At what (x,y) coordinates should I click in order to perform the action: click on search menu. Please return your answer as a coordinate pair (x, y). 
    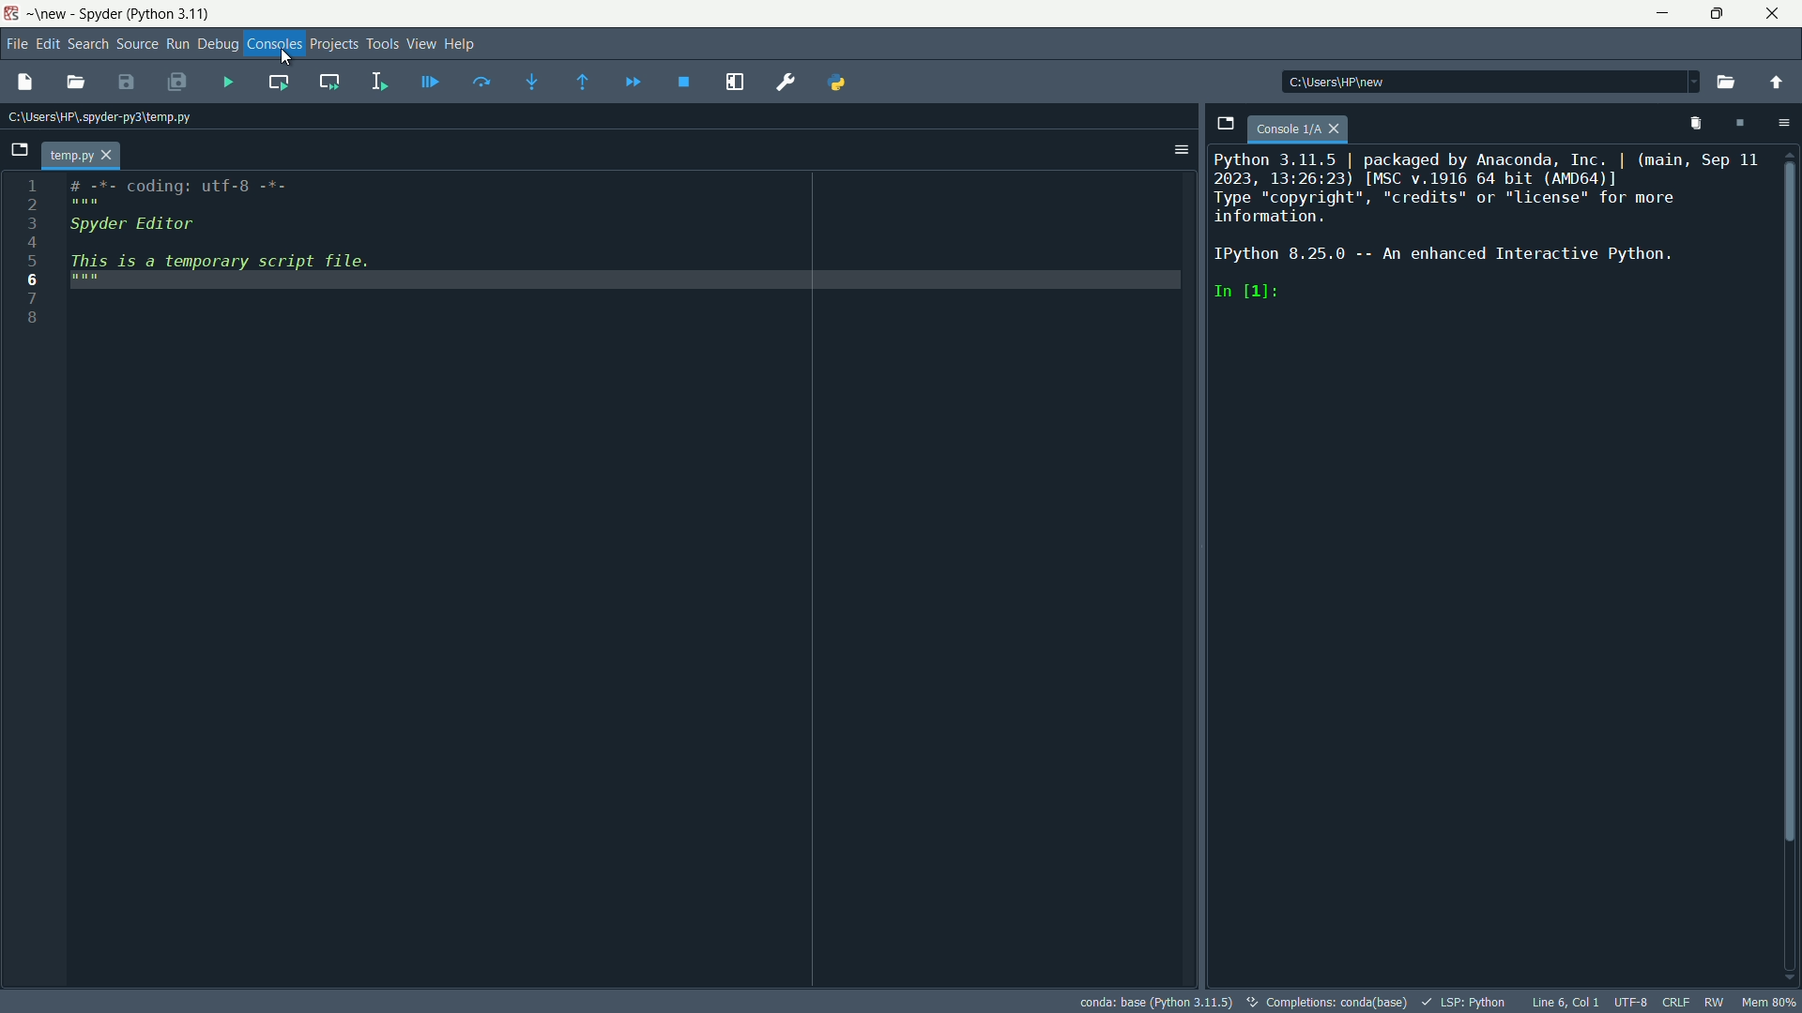
    Looking at the image, I should click on (89, 43).